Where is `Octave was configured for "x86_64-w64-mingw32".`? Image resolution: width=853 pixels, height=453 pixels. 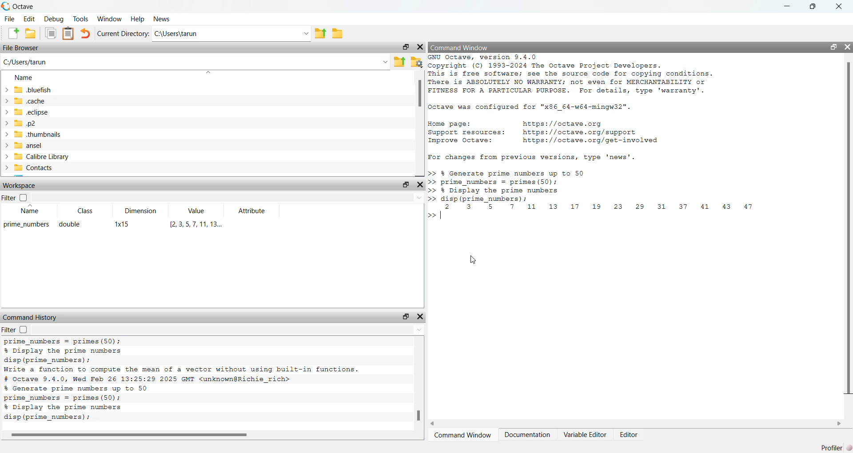
Octave was configured for "x86_64-w64-mingw32". is located at coordinates (530, 108).